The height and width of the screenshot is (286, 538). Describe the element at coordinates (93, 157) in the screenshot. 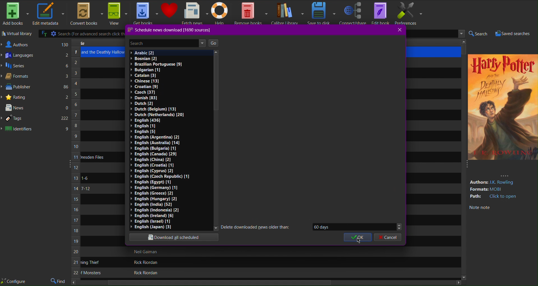

I see `Dresden Files` at that location.